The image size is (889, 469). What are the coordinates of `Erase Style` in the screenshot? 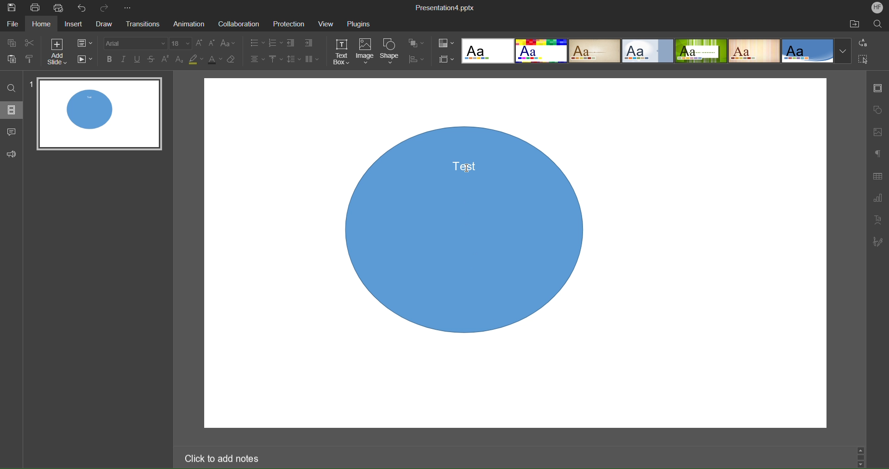 It's located at (234, 62).